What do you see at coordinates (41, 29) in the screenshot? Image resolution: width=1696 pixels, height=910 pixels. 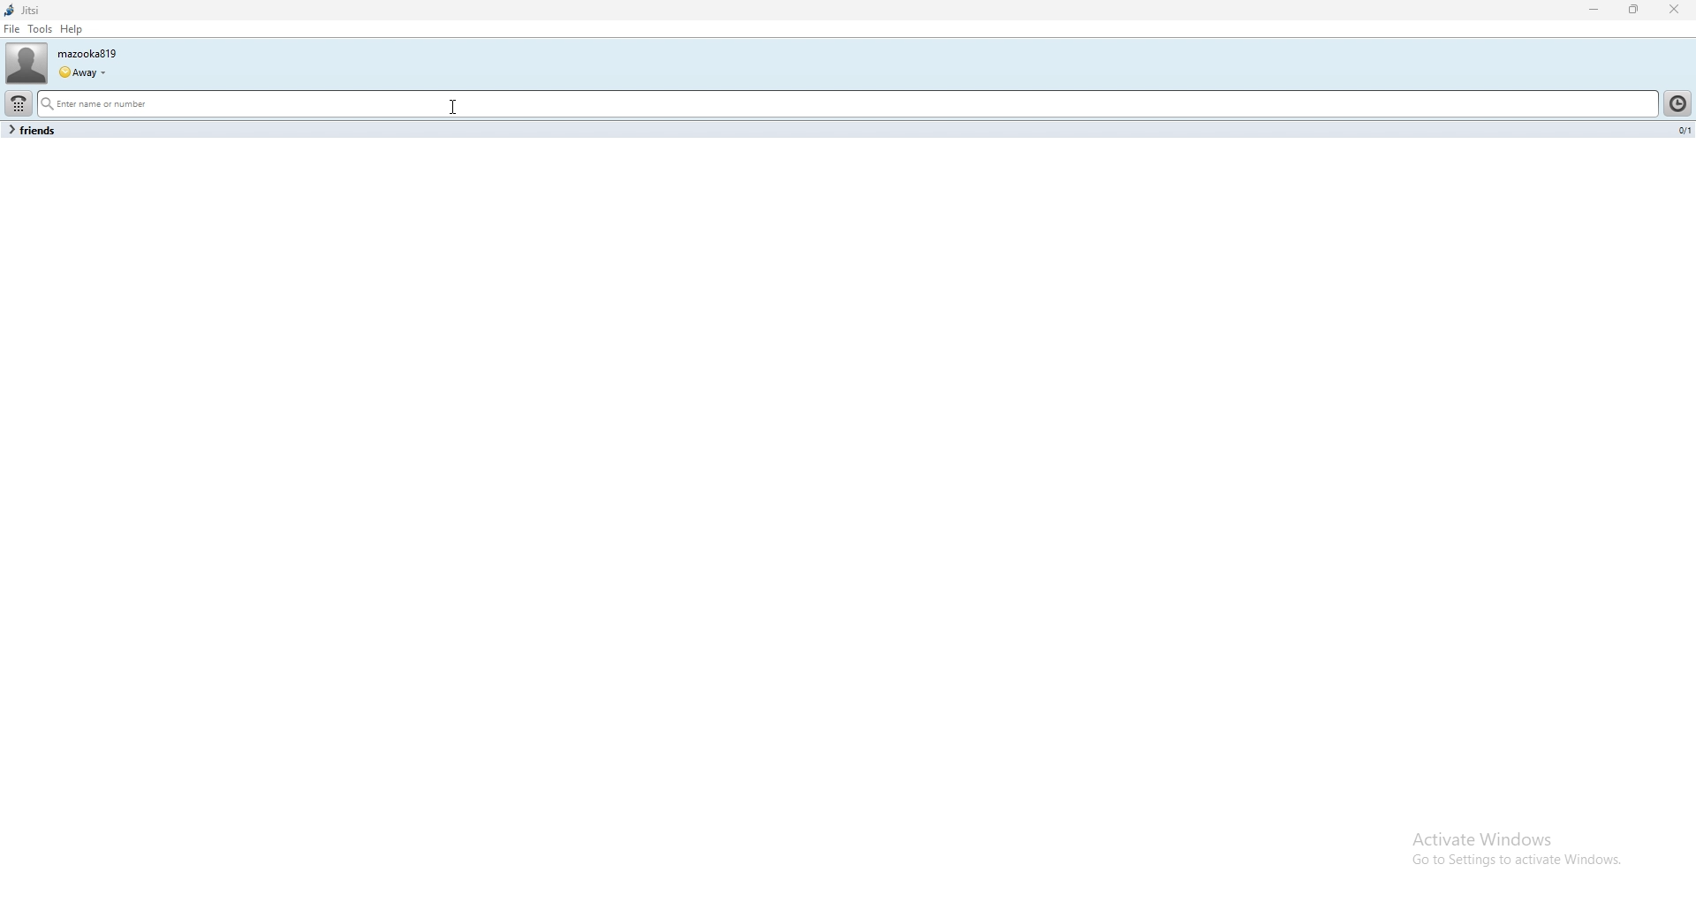 I see `tools` at bounding box center [41, 29].